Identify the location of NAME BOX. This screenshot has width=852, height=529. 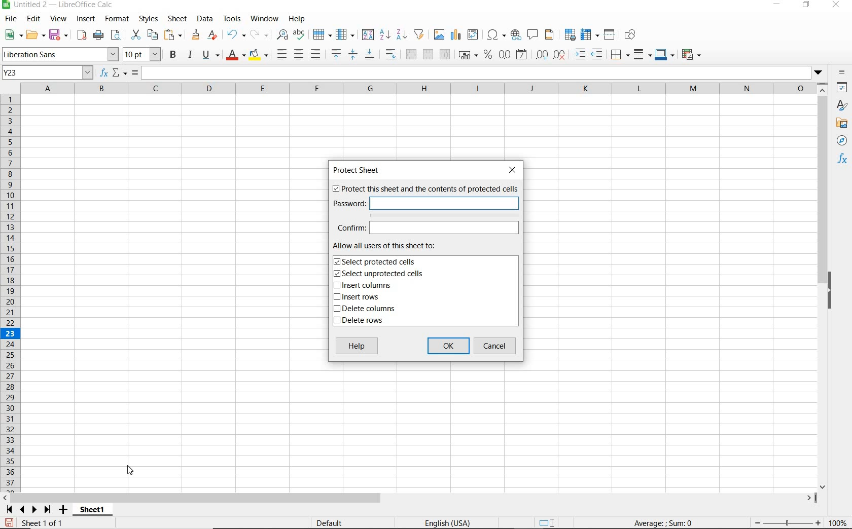
(48, 73).